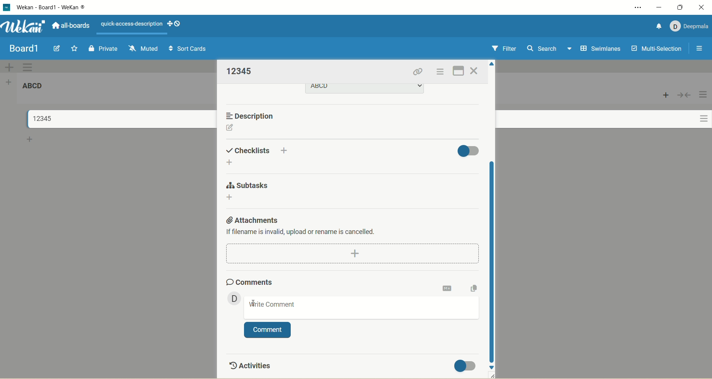 Image resolution: width=712 pixels, height=379 pixels. What do you see at coordinates (656, 26) in the screenshot?
I see `notification` at bounding box center [656, 26].